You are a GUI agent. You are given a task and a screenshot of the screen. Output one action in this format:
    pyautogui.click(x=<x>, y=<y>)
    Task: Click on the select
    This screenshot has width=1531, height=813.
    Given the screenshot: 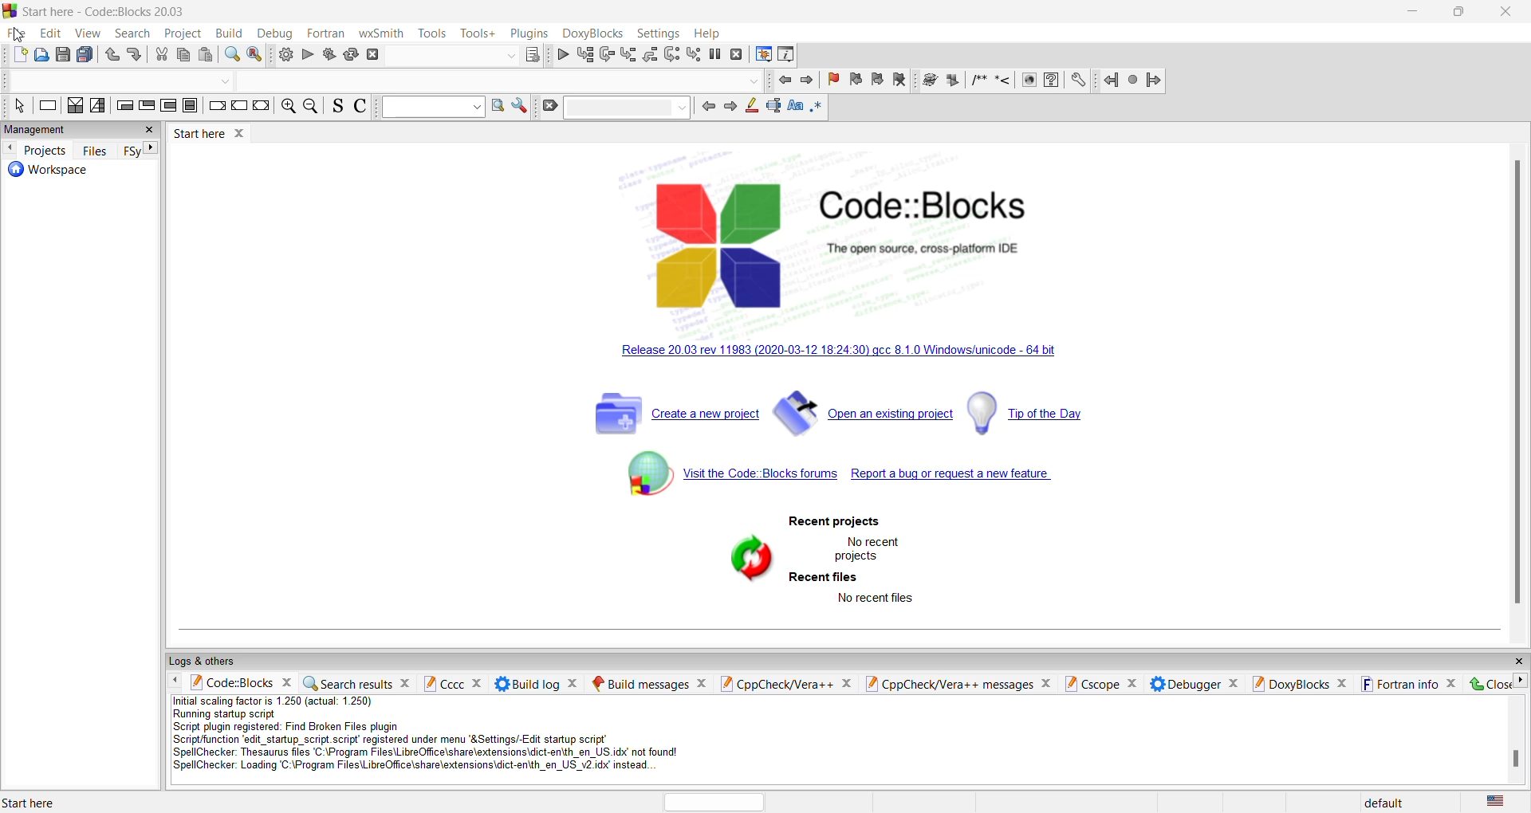 What is the action you would take?
    pyautogui.click(x=18, y=107)
    